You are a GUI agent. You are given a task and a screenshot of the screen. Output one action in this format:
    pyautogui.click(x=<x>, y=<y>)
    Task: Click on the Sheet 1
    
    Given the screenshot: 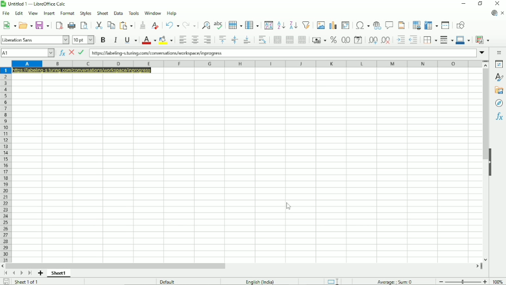 What is the action you would take?
    pyautogui.click(x=59, y=273)
    